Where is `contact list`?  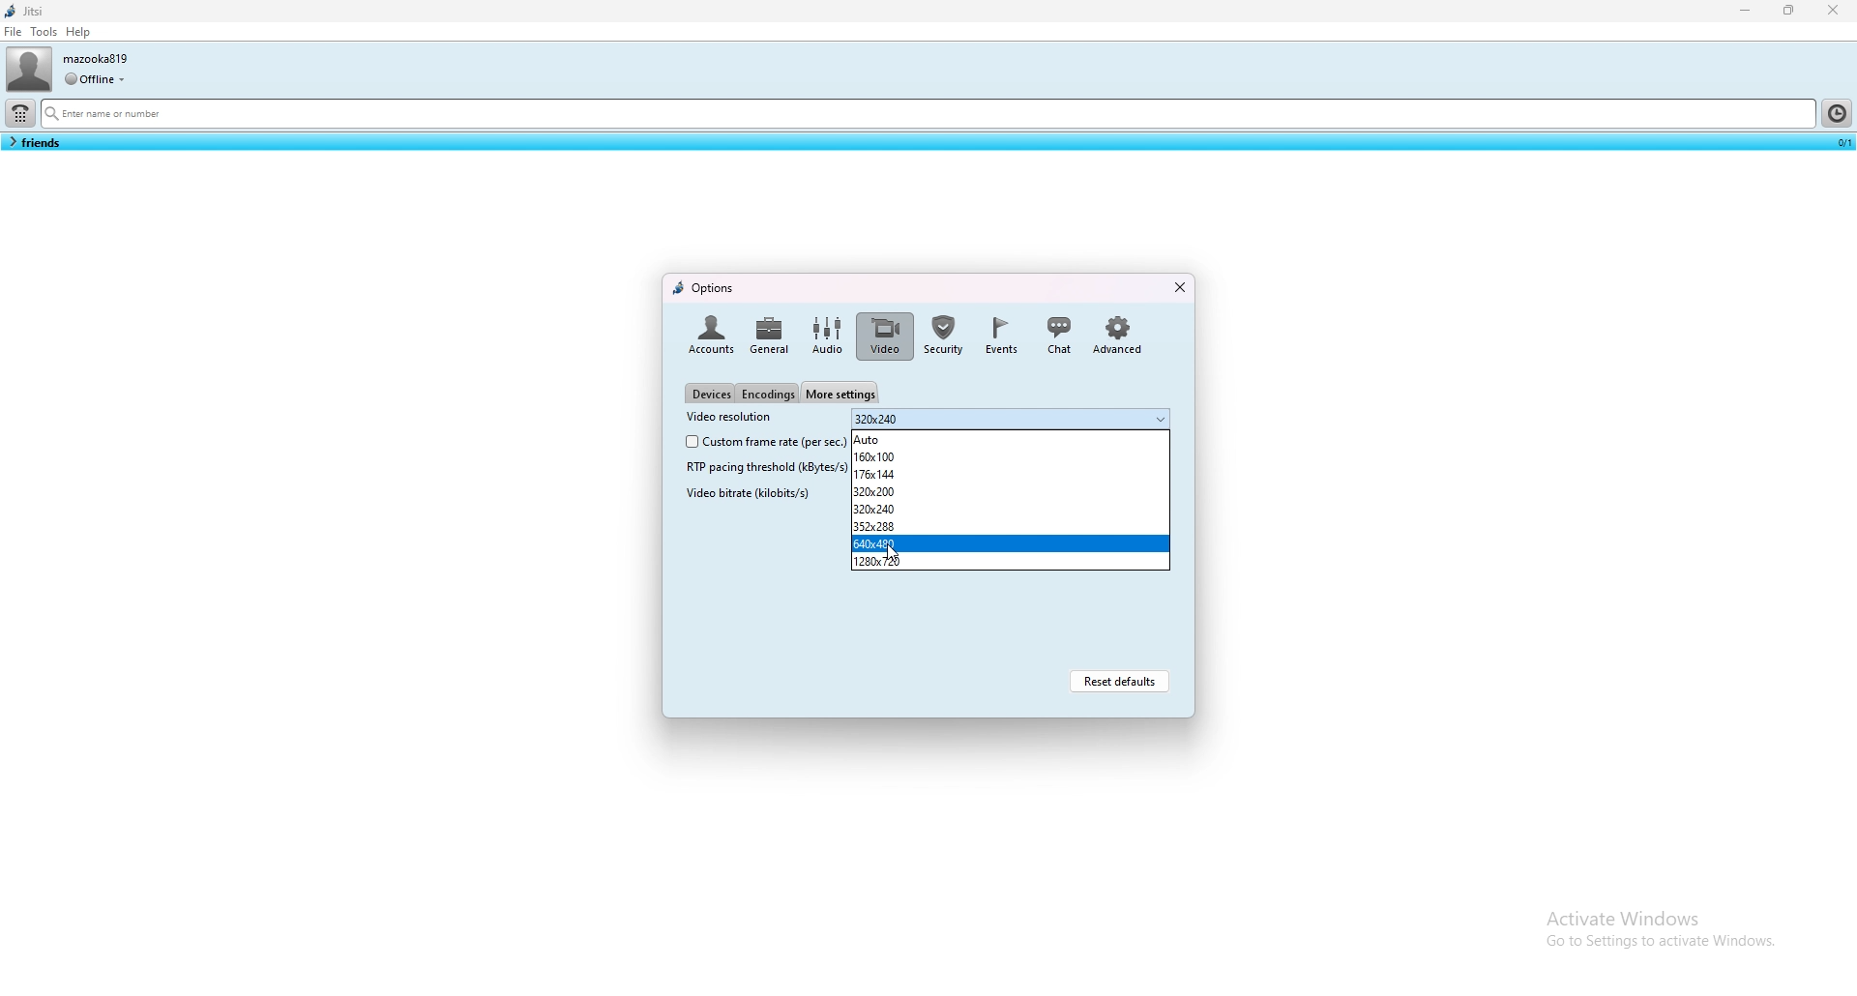
contact list is located at coordinates (34, 142).